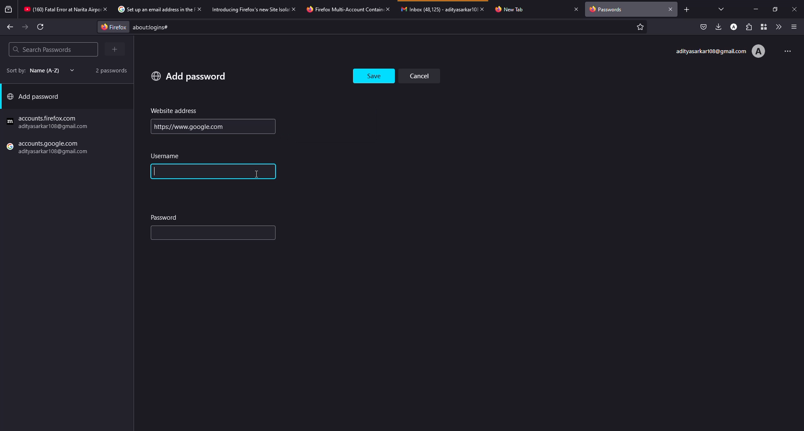 The width and height of the screenshot is (804, 431). What do you see at coordinates (671, 8) in the screenshot?
I see `close` at bounding box center [671, 8].